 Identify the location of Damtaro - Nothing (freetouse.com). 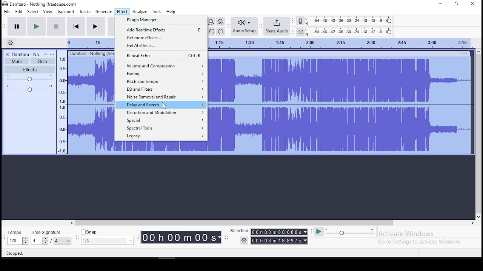
(39, 4).